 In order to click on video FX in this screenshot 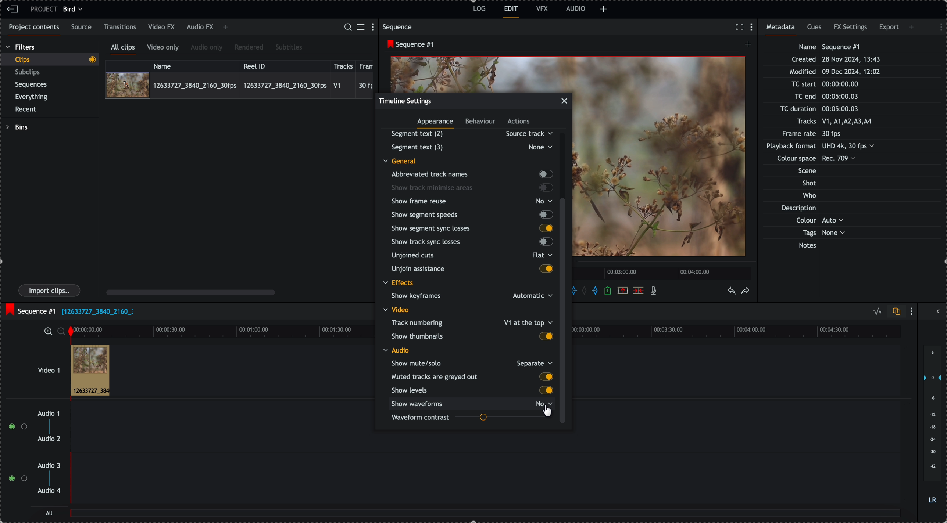, I will do `click(162, 27)`.